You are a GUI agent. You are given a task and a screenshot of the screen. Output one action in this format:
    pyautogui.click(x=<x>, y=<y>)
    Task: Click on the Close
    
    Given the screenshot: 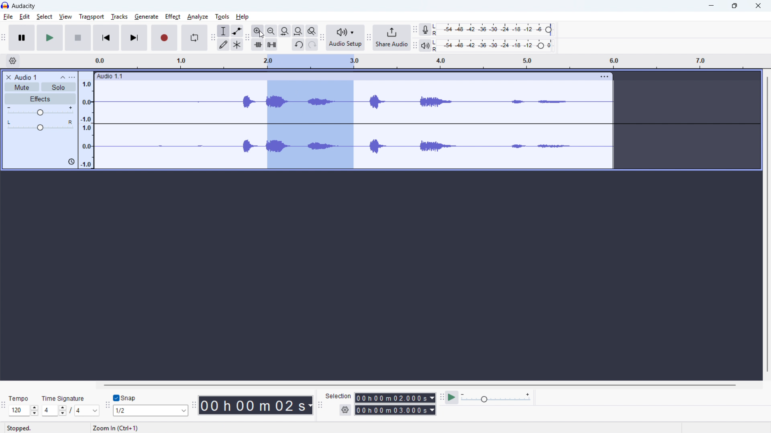 What is the action you would take?
    pyautogui.click(x=757, y=6)
    